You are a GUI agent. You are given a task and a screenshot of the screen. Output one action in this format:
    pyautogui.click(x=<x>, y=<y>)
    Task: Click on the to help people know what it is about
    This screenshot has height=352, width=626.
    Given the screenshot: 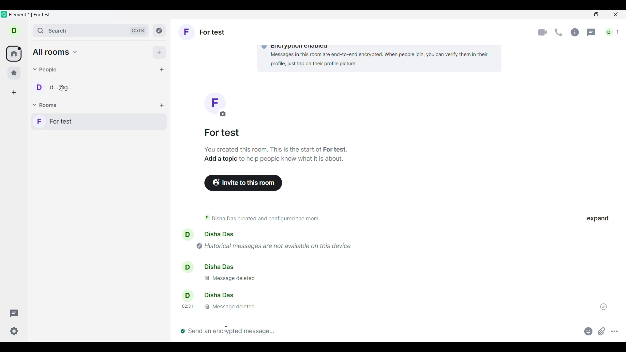 What is the action you would take?
    pyautogui.click(x=293, y=160)
    